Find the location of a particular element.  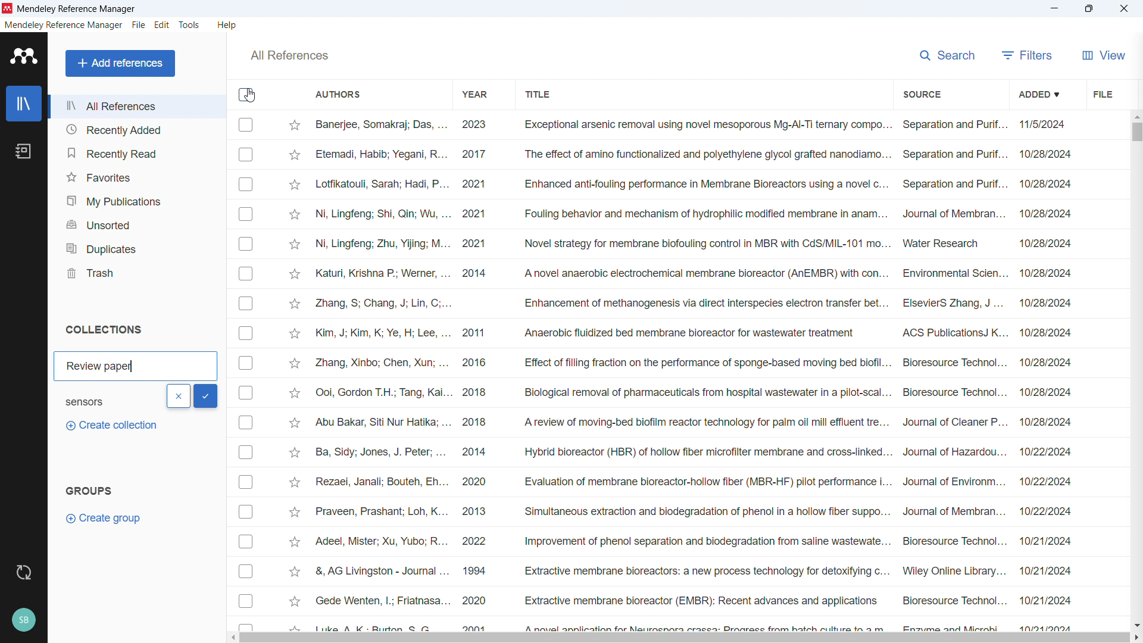

sensors is located at coordinates (96, 401).